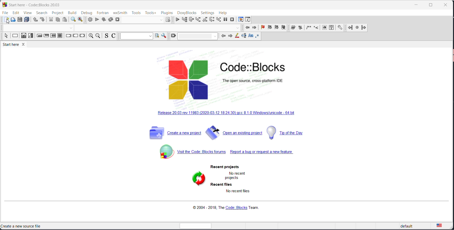 This screenshot has width=454, height=230. I want to click on run to cursor, so click(185, 20).